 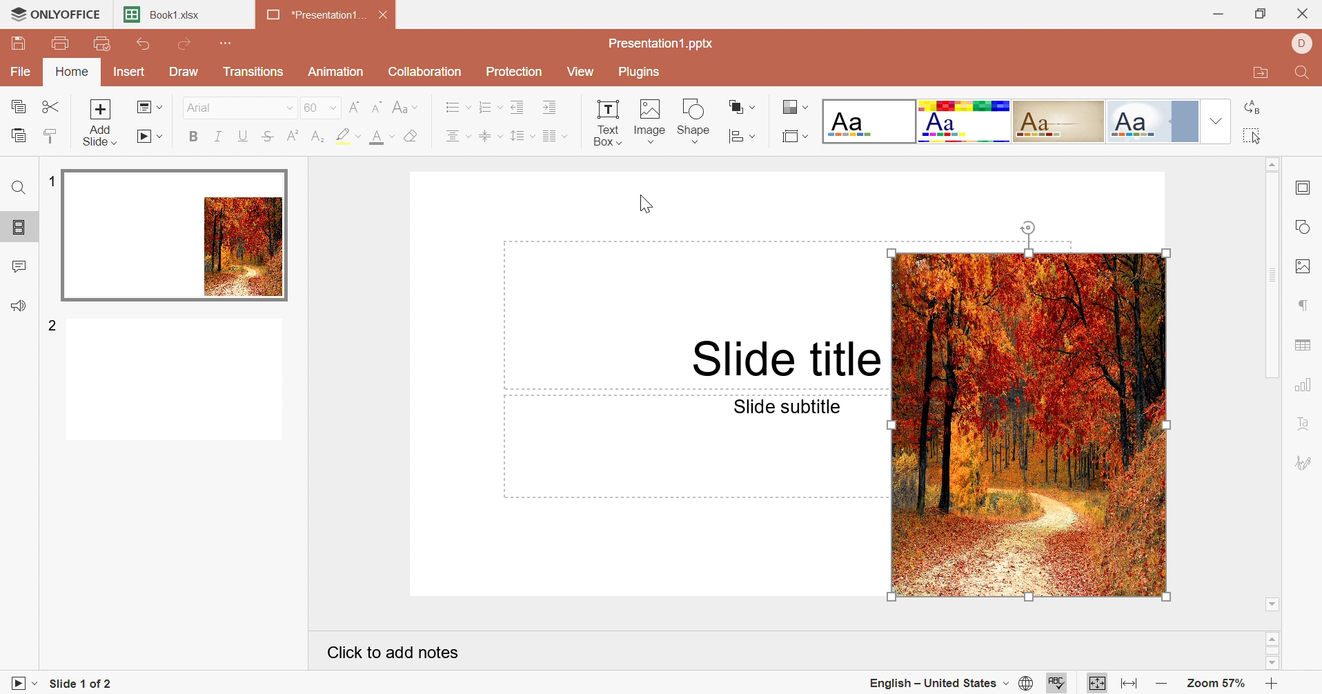 I want to click on DELL, so click(x=1302, y=44).